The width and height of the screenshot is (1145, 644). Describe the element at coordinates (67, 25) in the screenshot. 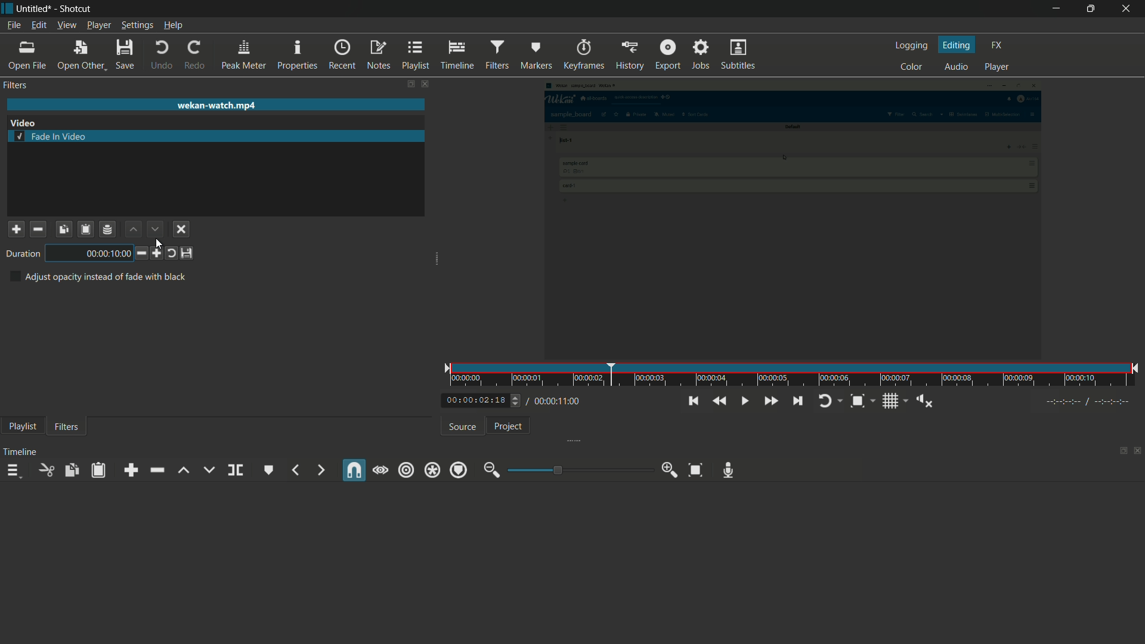

I see `view menu` at that location.